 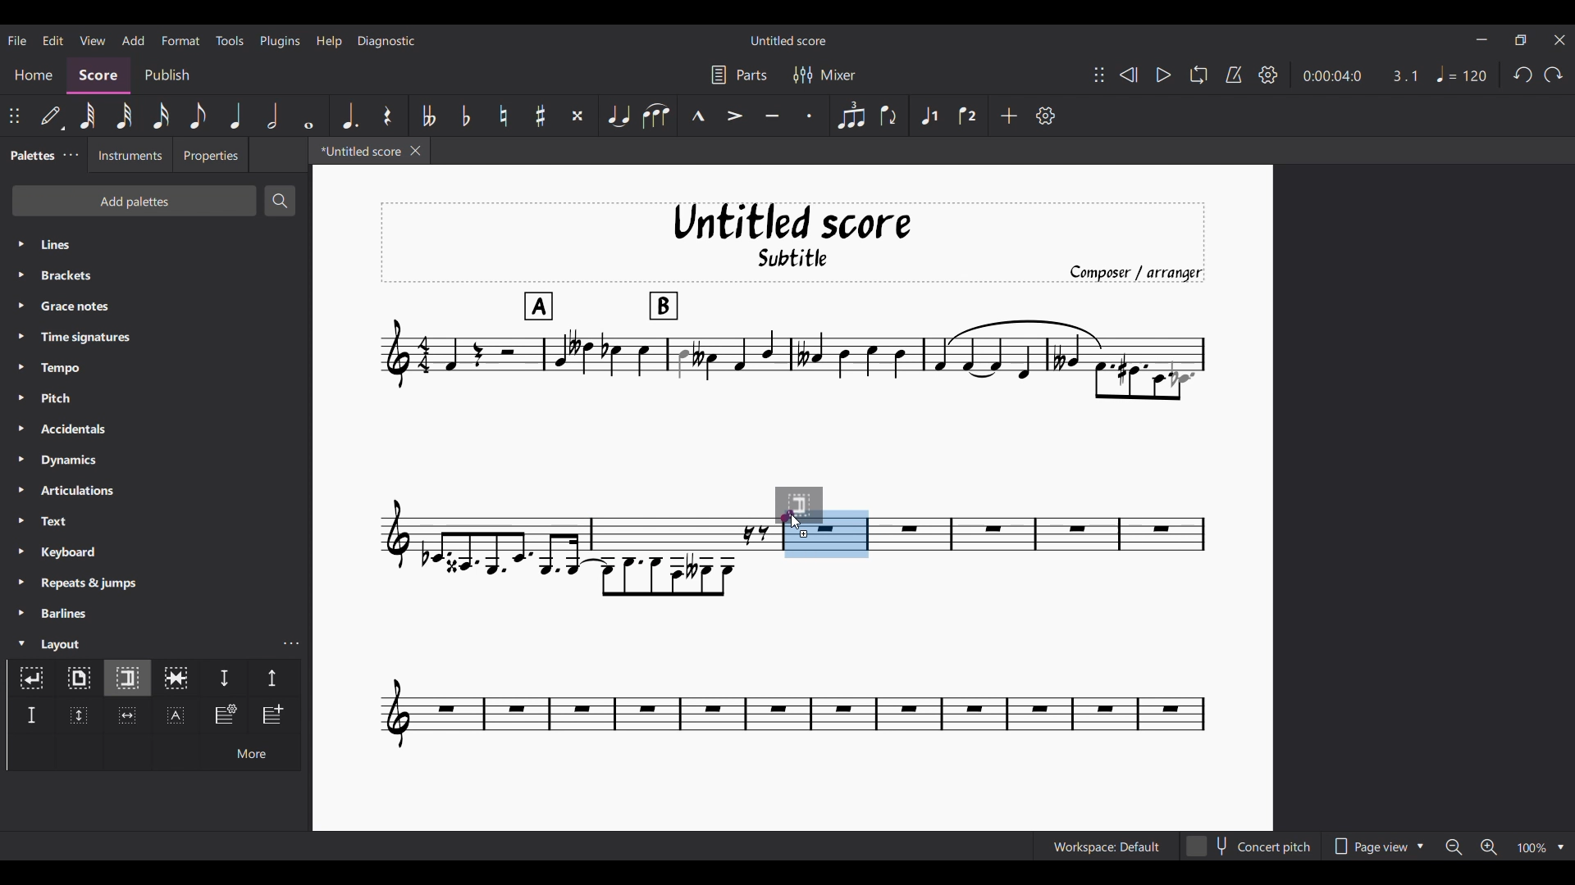 I want to click on Insert text frame, so click(x=176, y=715).